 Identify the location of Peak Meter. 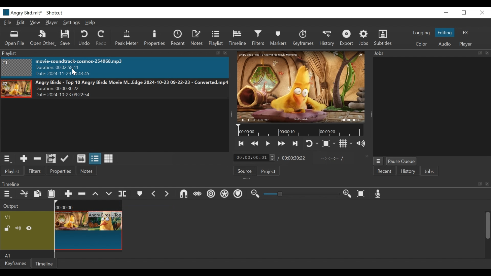
(127, 38).